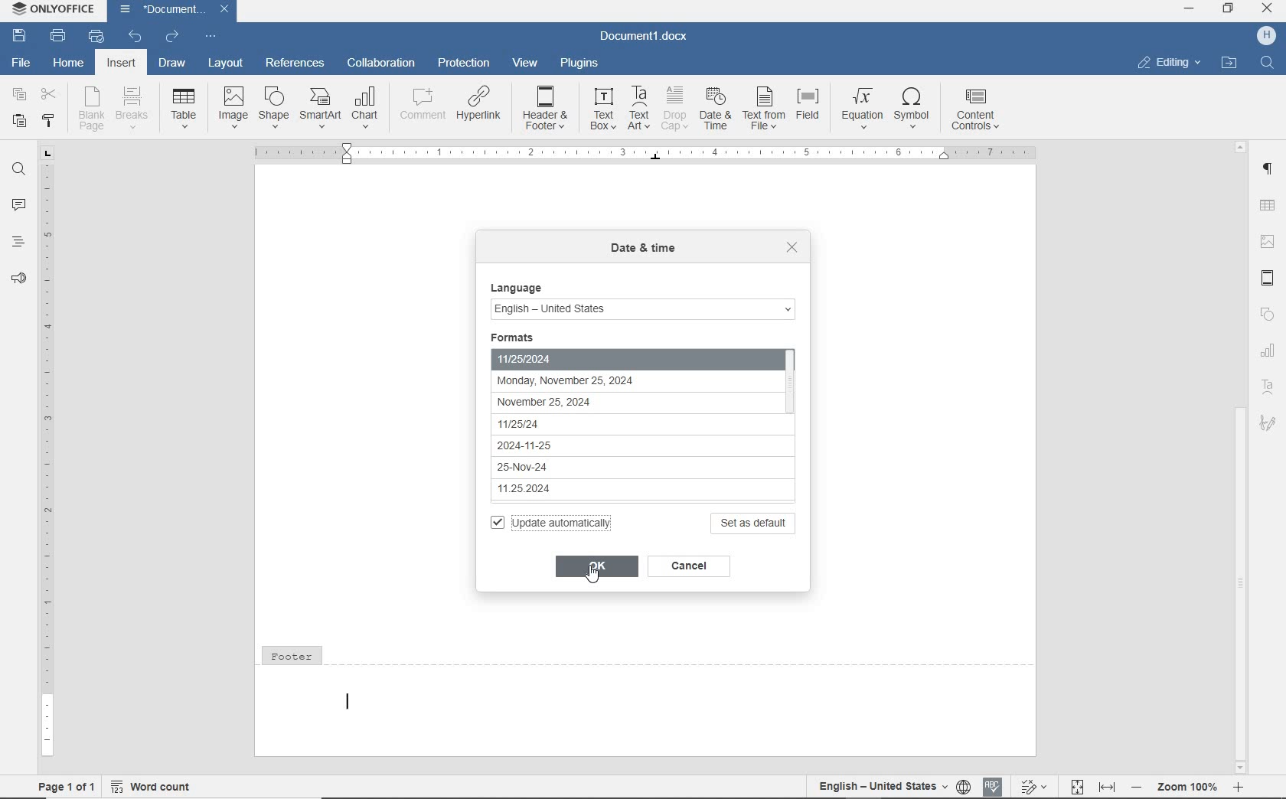 This screenshot has width=1286, height=799. Describe the element at coordinates (68, 64) in the screenshot. I see `home` at that location.